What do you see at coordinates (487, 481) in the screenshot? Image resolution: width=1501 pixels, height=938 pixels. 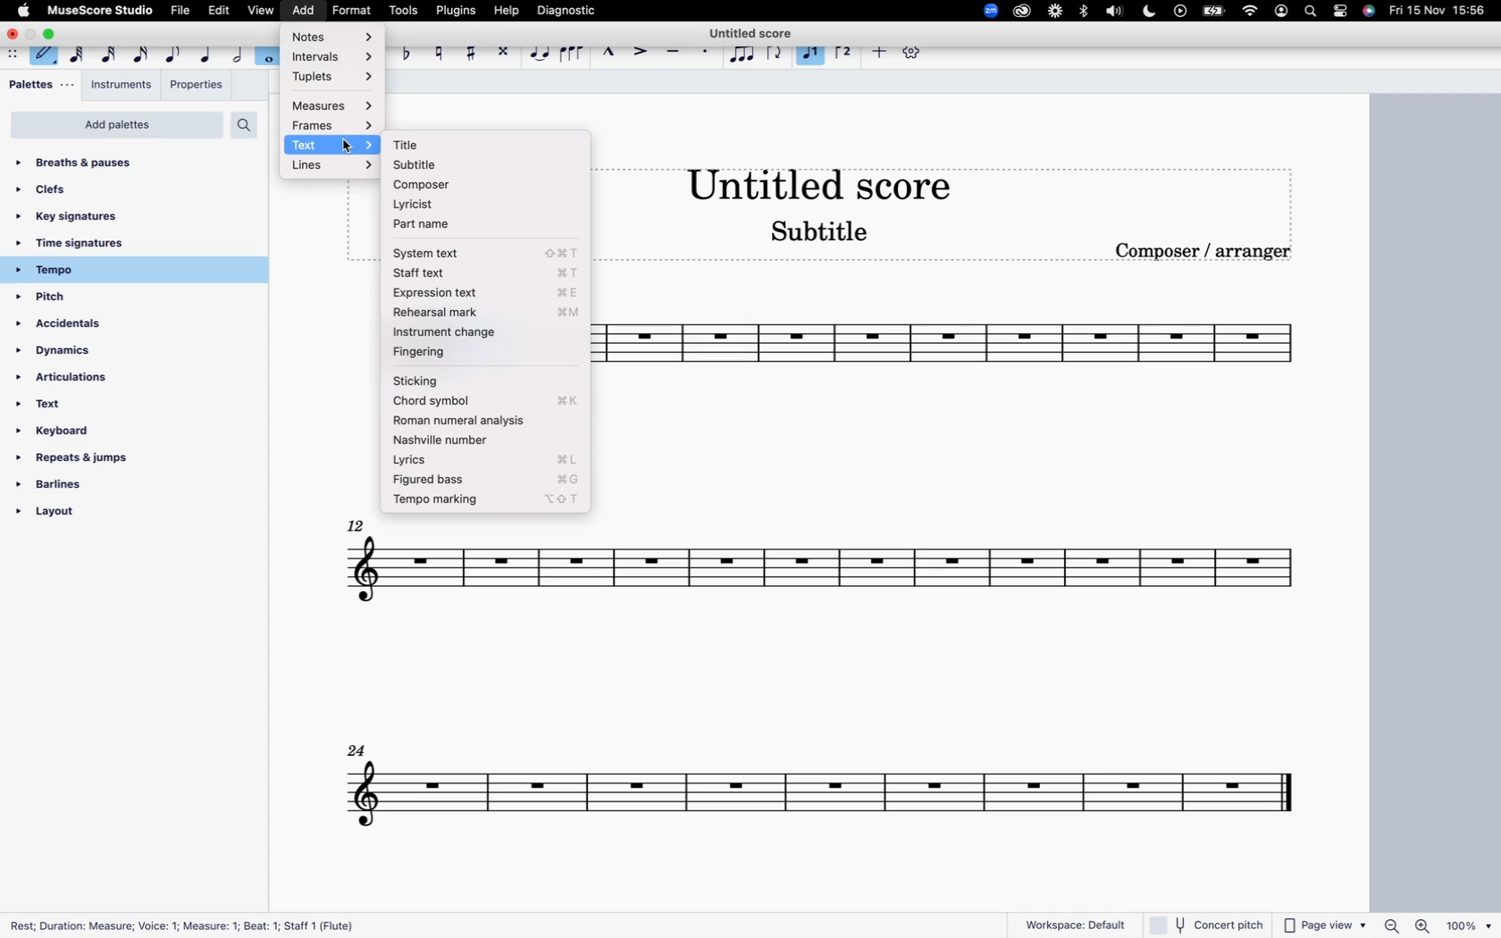 I see `figured bass` at bounding box center [487, 481].